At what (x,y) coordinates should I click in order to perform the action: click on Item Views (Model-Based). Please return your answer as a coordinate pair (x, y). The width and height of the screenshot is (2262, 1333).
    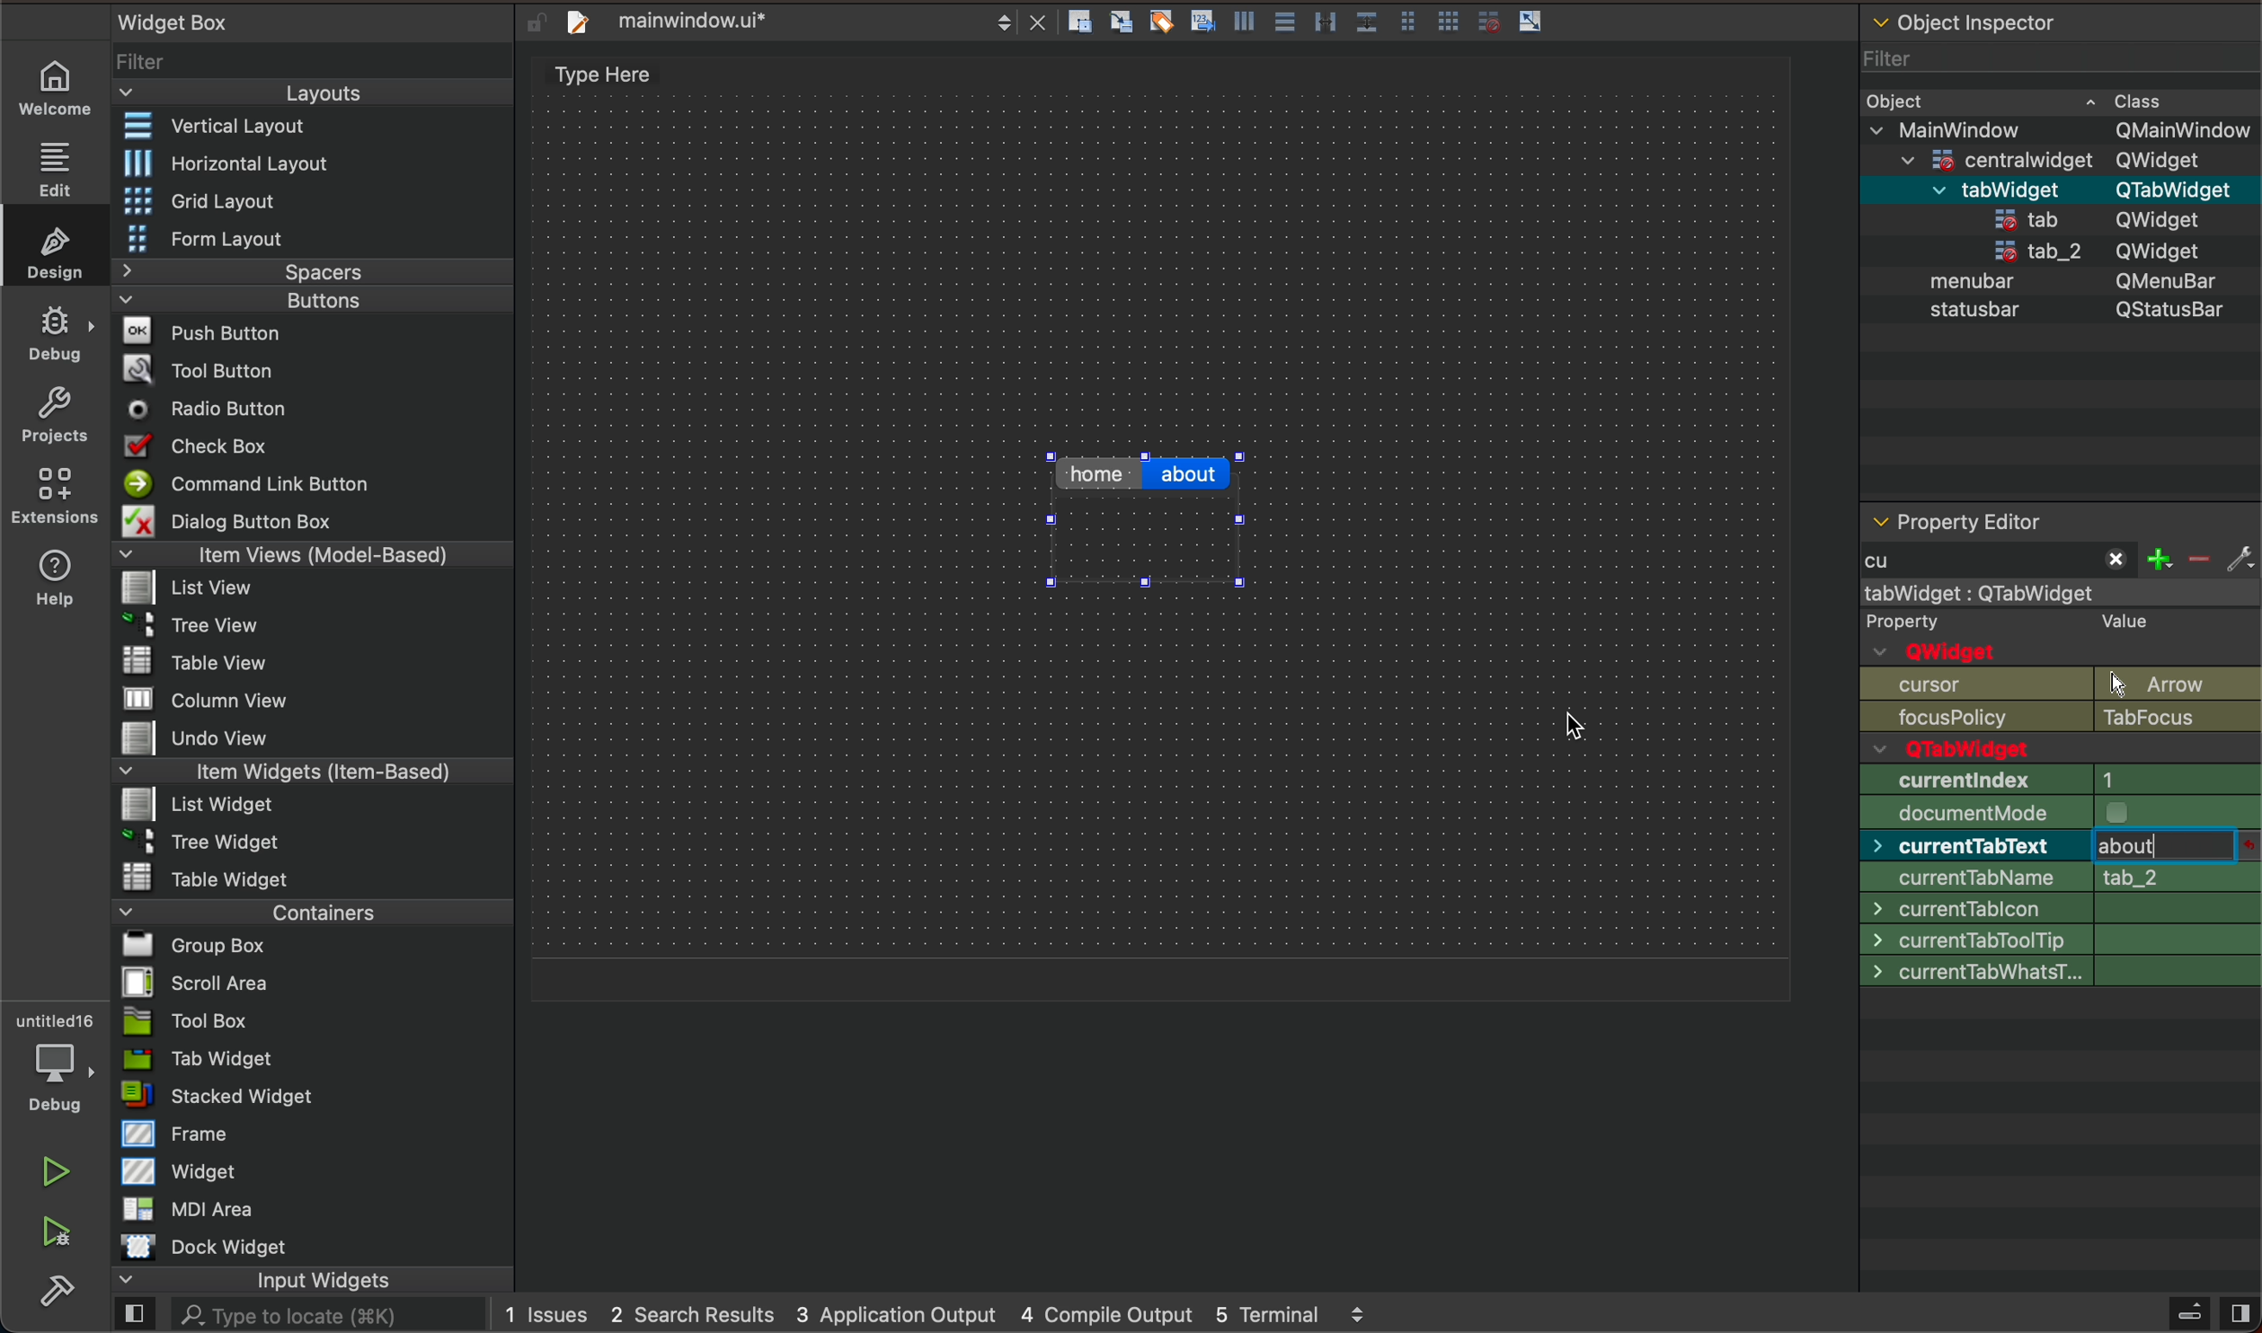
    Looking at the image, I should click on (314, 556).